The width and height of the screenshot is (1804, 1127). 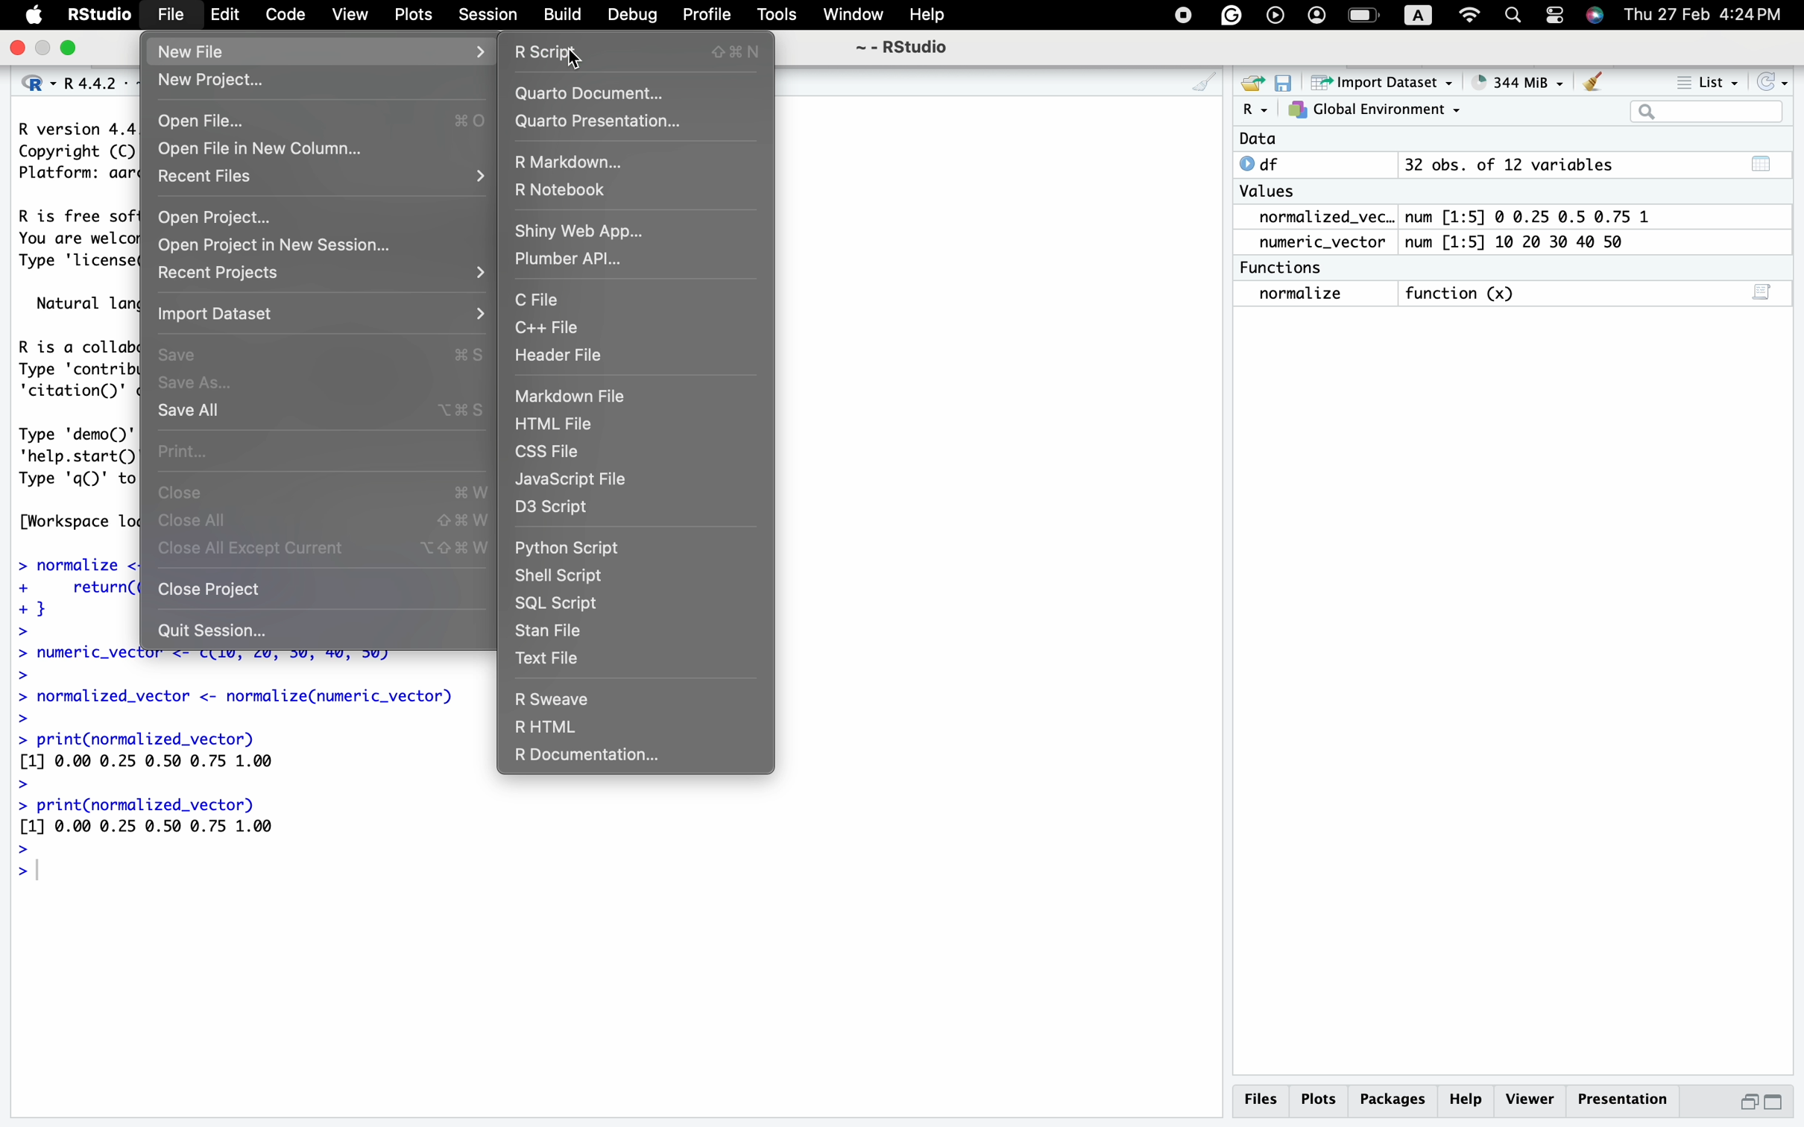 I want to click on siri, so click(x=1594, y=16).